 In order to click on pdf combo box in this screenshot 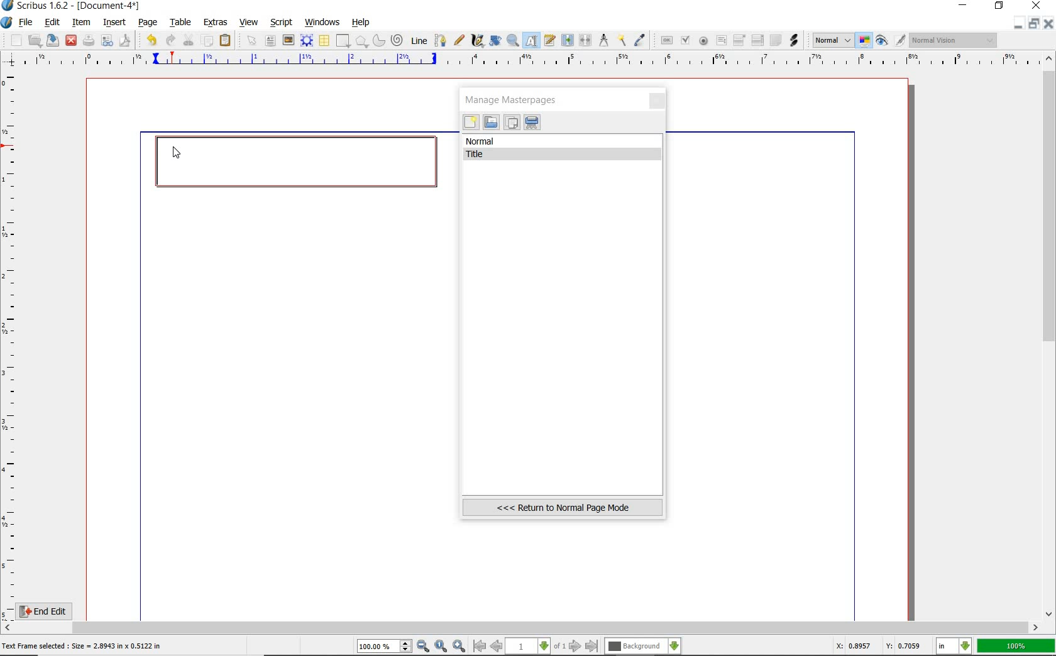, I will do `click(740, 40)`.